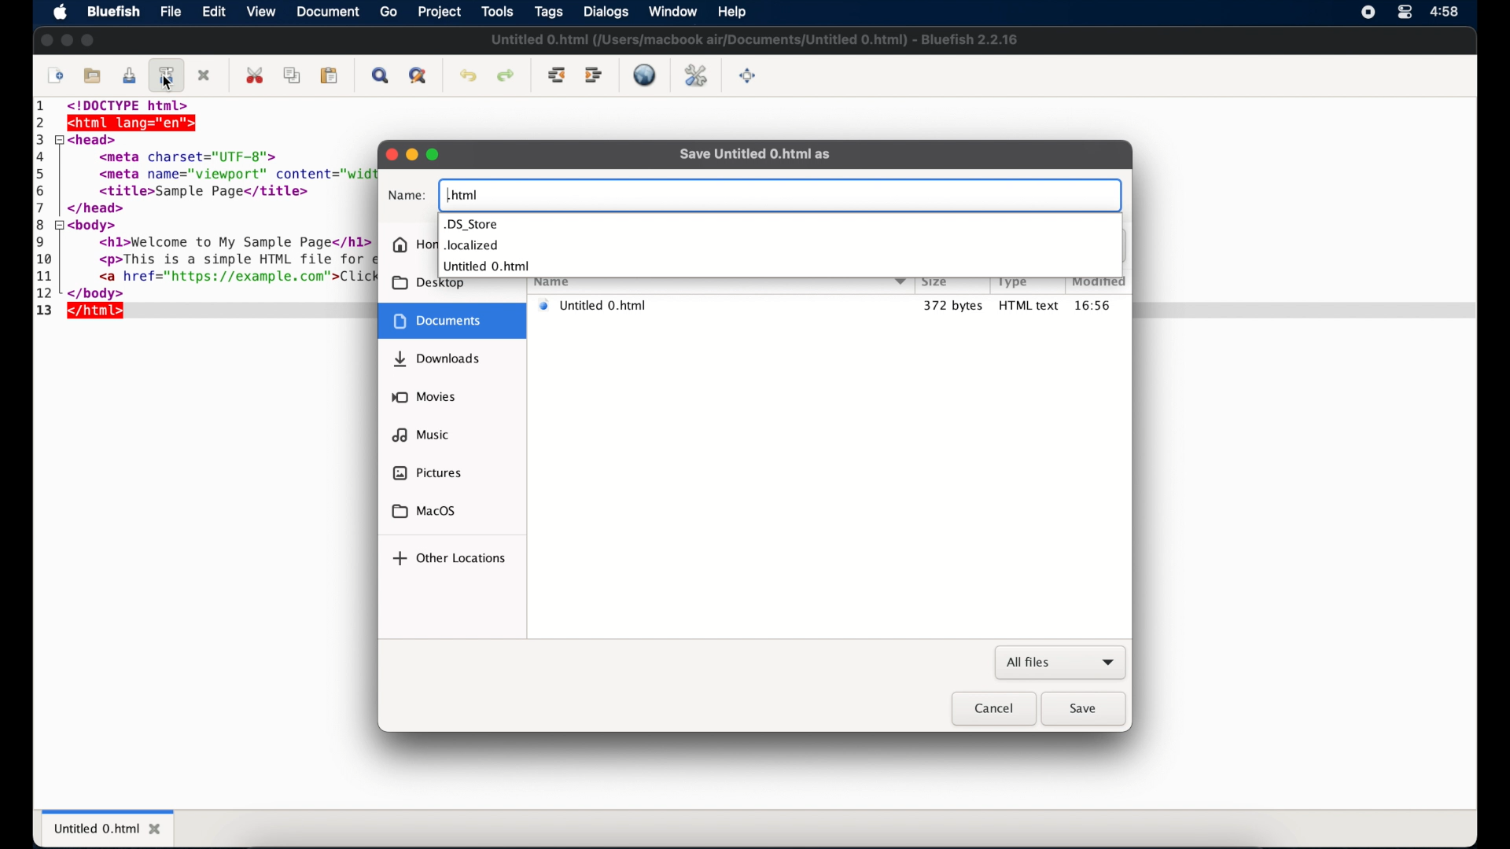 This screenshot has height=849, width=1510. Describe the element at coordinates (56, 76) in the screenshot. I see `new` at that location.